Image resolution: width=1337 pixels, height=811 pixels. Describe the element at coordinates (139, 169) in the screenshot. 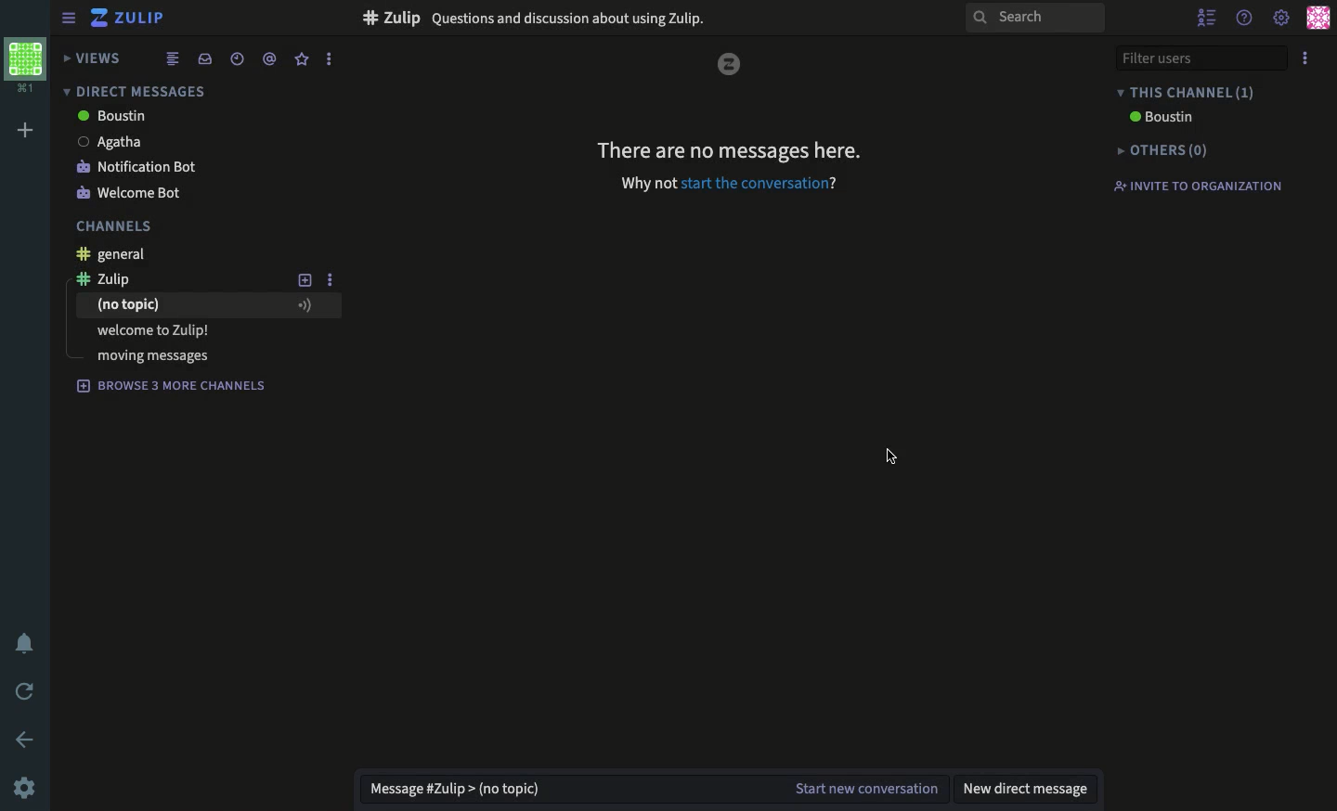

I see `notification bot` at that location.